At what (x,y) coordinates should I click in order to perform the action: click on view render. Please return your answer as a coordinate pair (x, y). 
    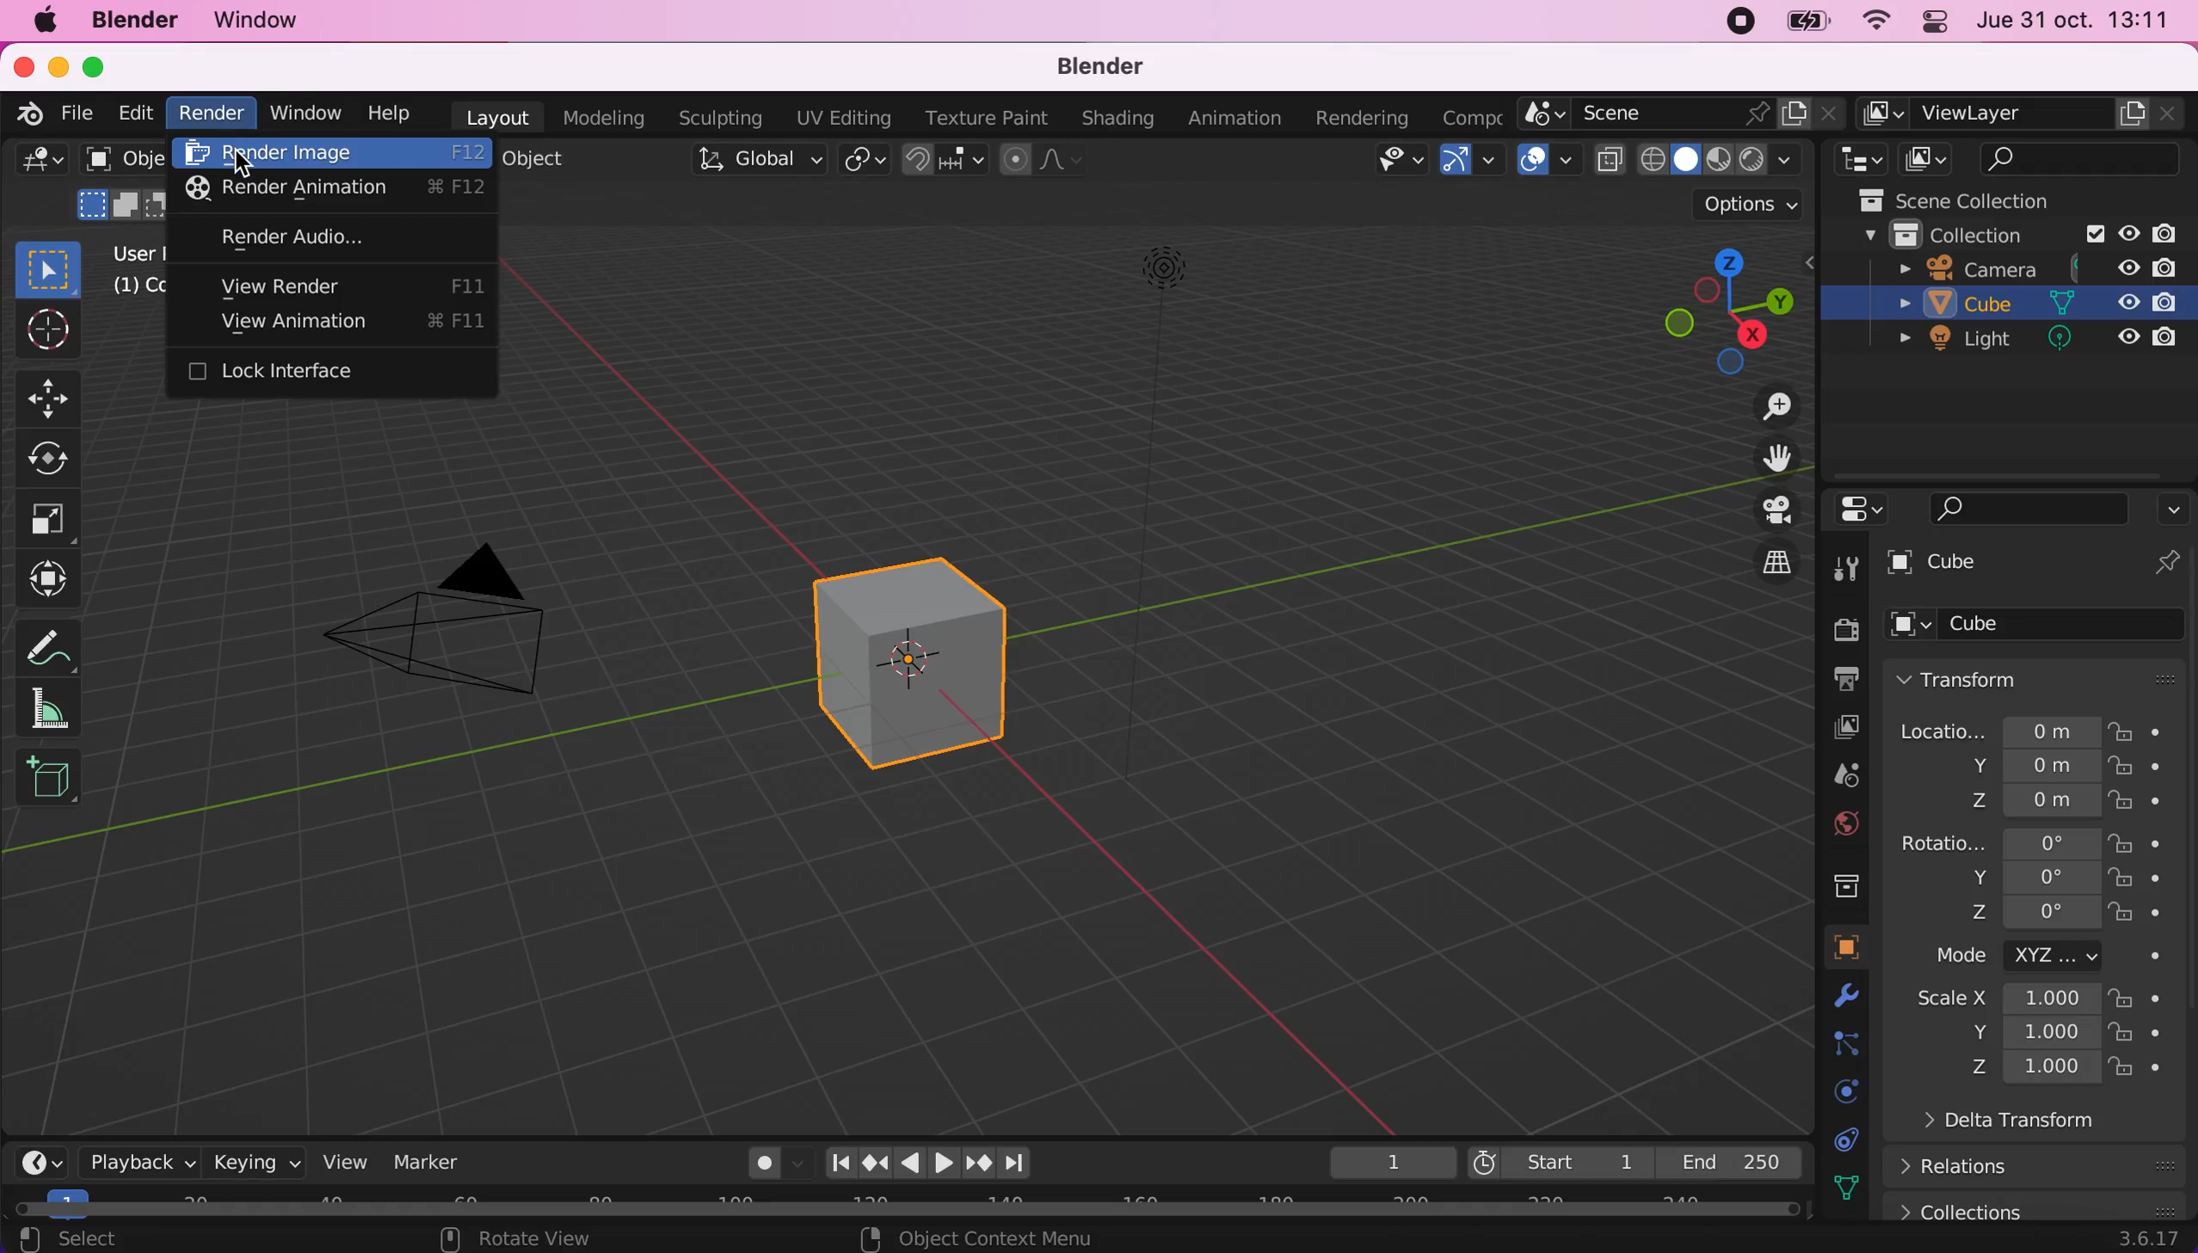
    Looking at the image, I should click on (336, 287).